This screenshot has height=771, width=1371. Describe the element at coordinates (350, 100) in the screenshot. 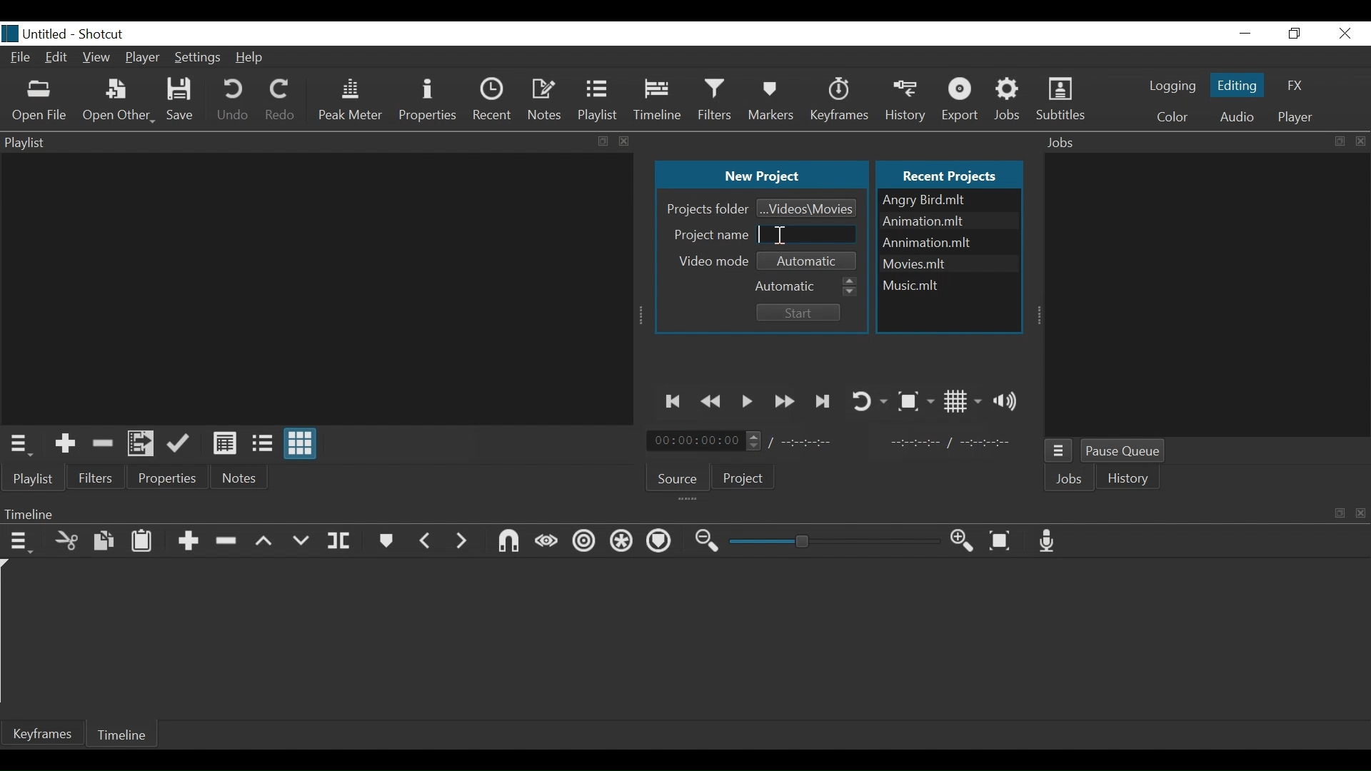

I see `Peak Meter` at that location.